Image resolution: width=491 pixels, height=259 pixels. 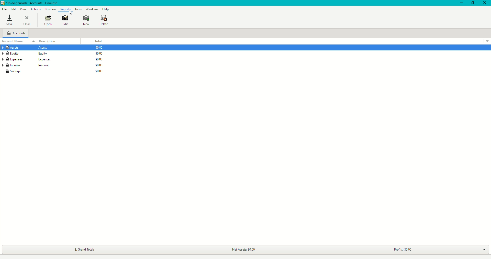 I want to click on Reports, so click(x=64, y=9).